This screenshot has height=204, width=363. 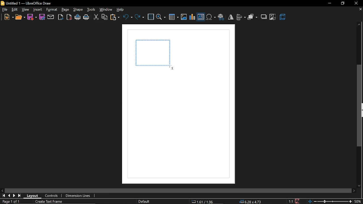 What do you see at coordinates (128, 17) in the screenshot?
I see `undo` at bounding box center [128, 17].